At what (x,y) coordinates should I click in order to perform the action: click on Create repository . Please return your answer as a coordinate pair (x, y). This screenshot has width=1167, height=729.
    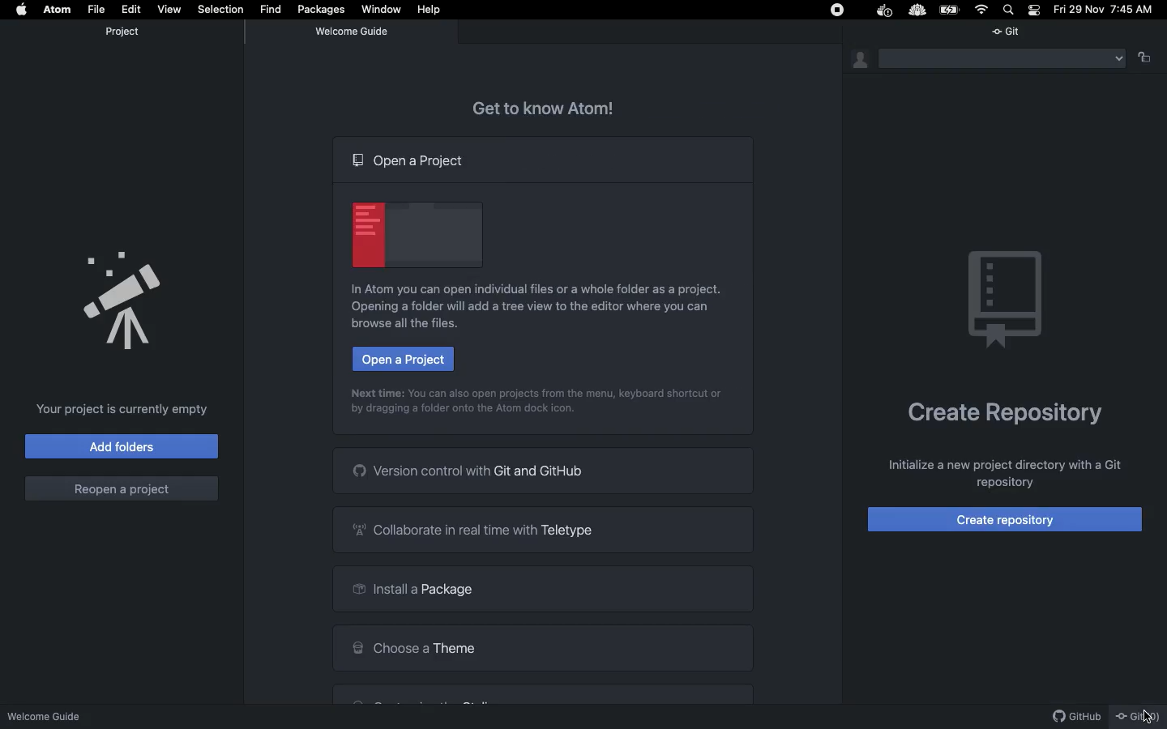
    Looking at the image, I should click on (1009, 518).